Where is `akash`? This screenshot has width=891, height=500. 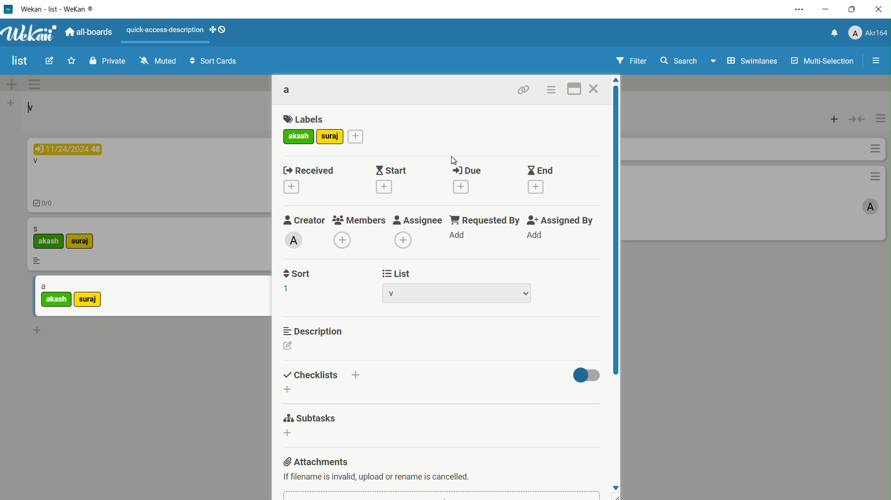
akash is located at coordinates (55, 300).